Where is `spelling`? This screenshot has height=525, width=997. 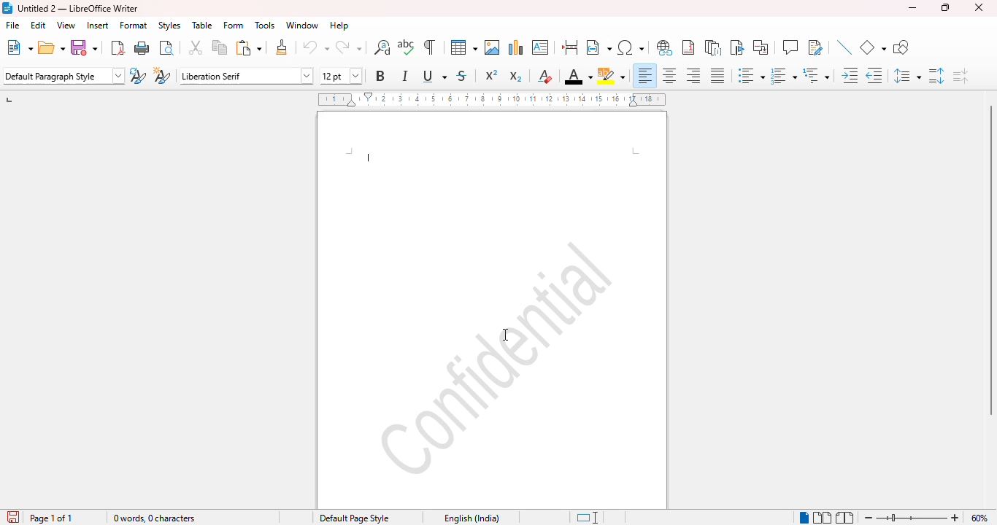
spelling is located at coordinates (407, 47).